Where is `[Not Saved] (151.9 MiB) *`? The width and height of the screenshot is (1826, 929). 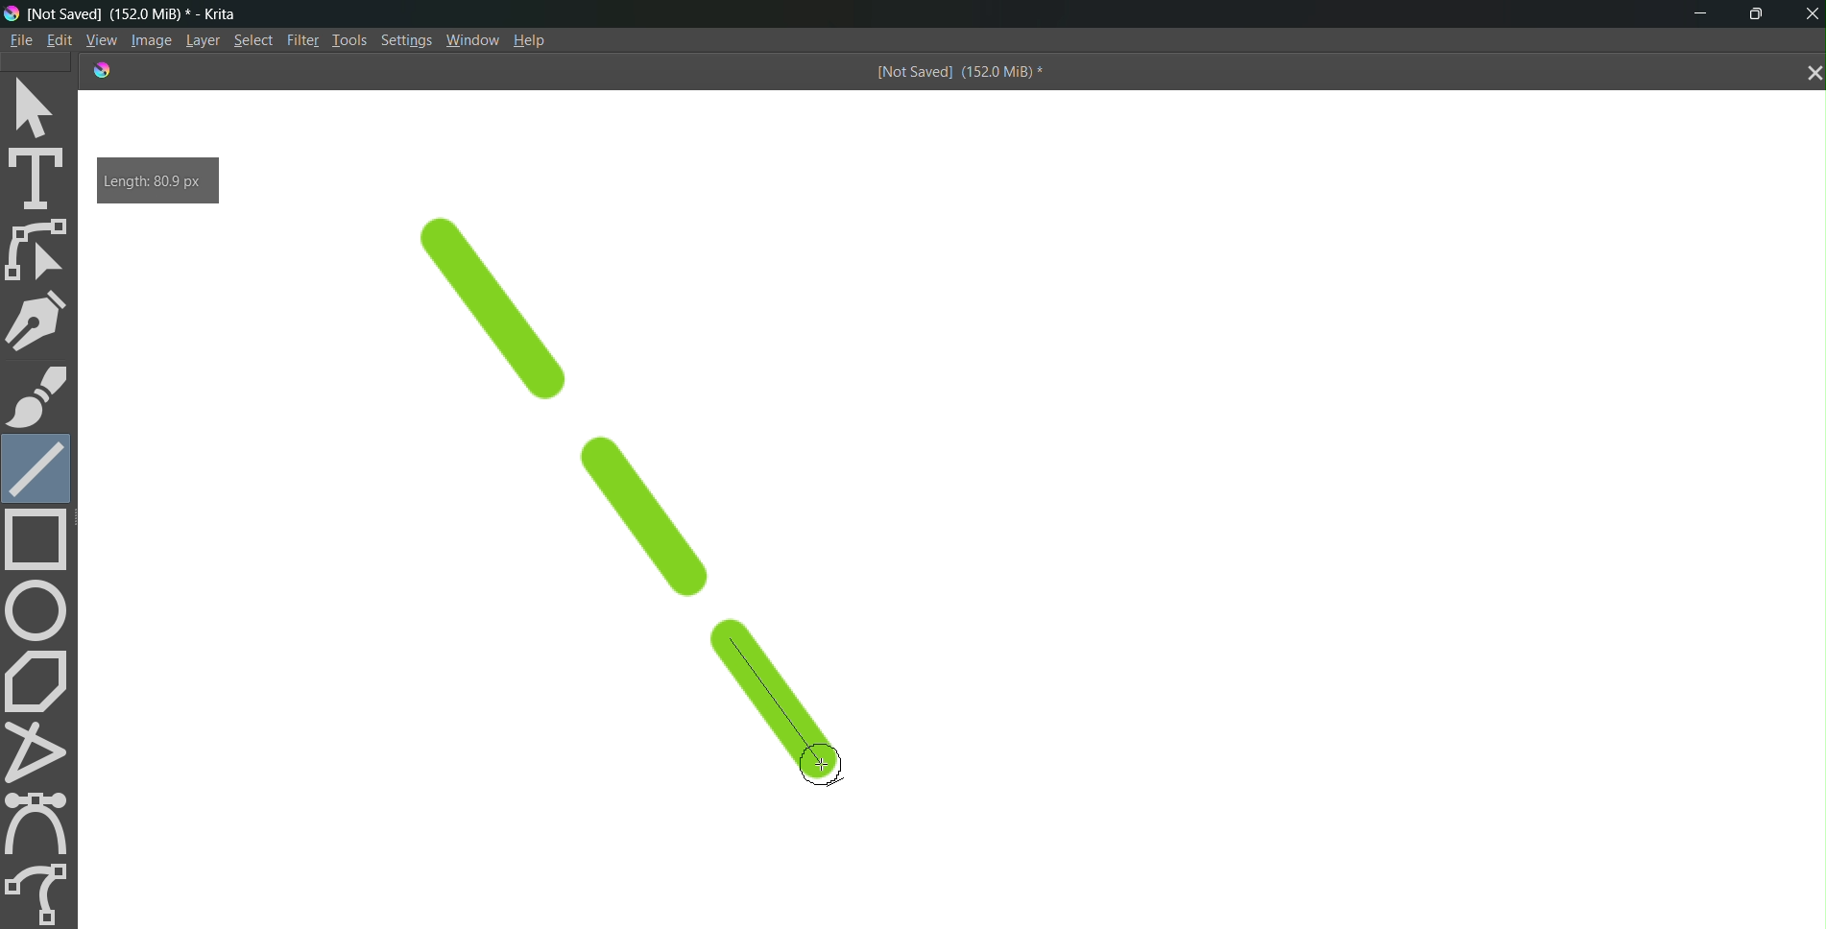 [Not Saved] (151.9 MiB) * is located at coordinates (956, 74).